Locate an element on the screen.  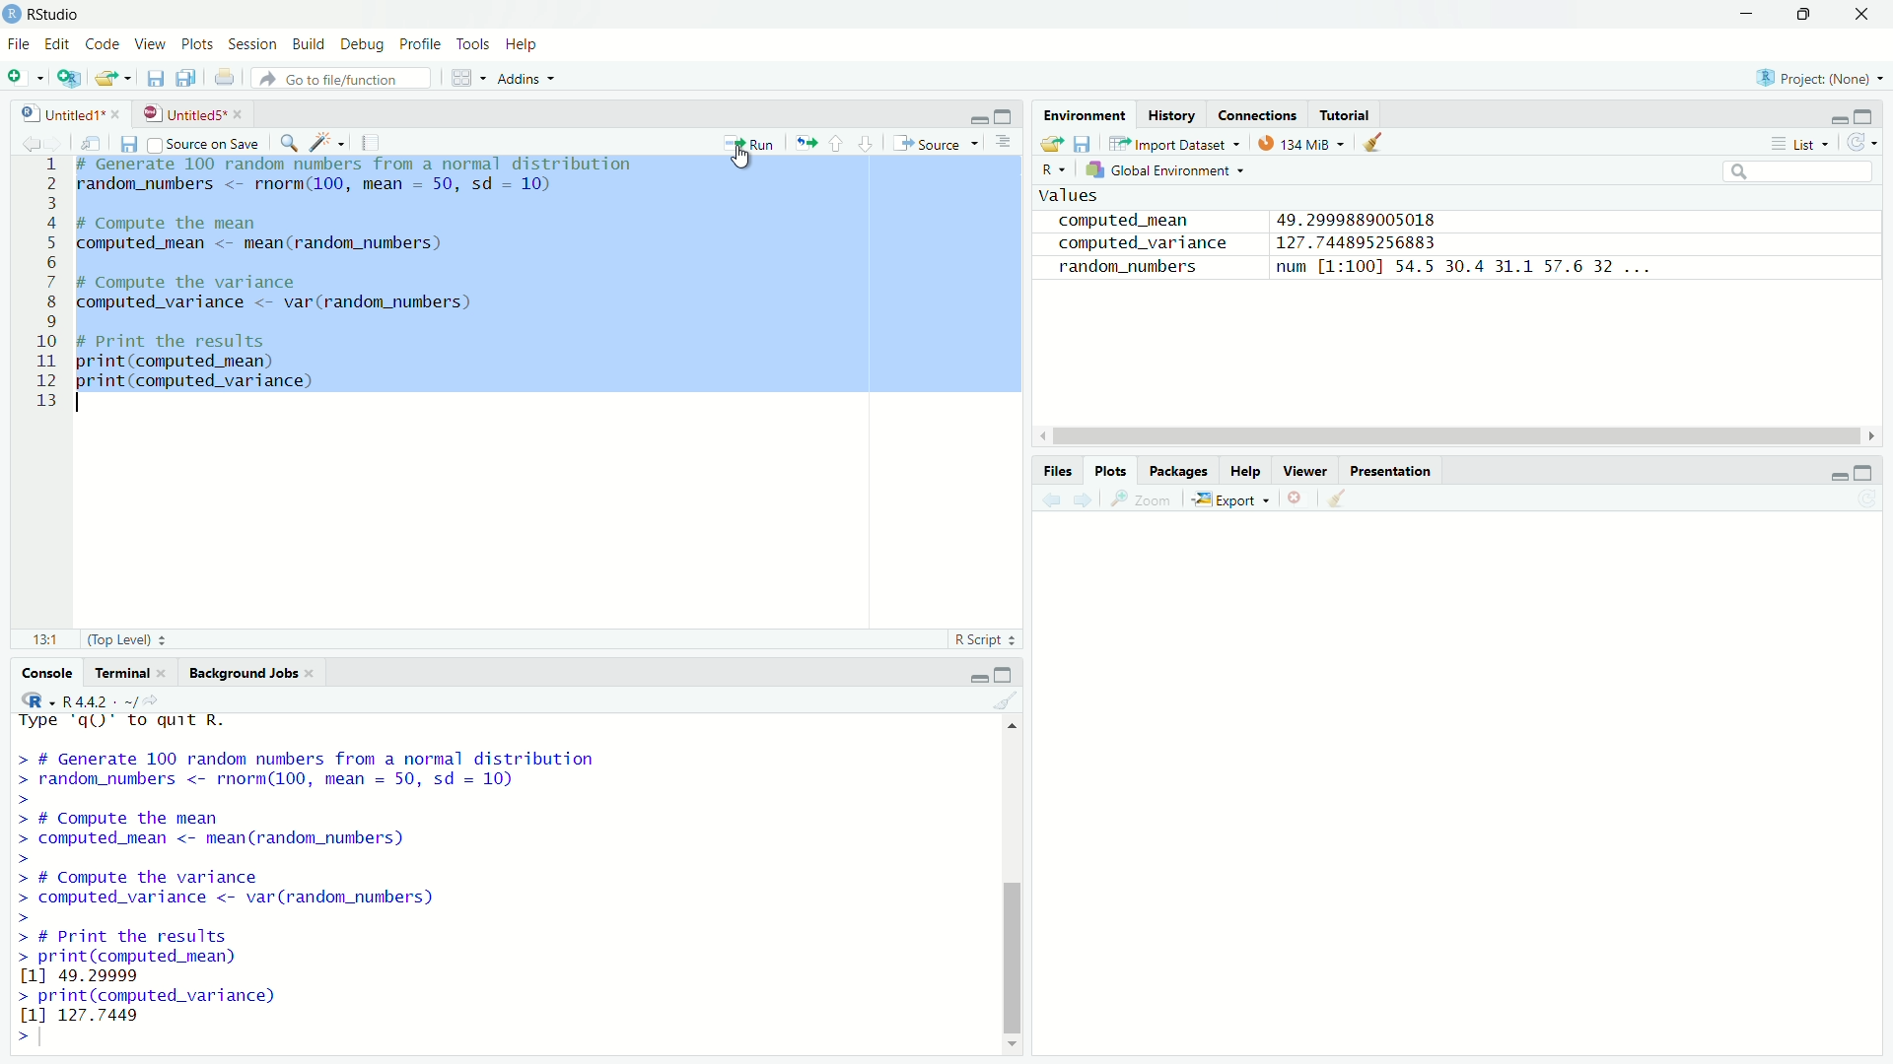
hide document online is located at coordinates (1008, 144).